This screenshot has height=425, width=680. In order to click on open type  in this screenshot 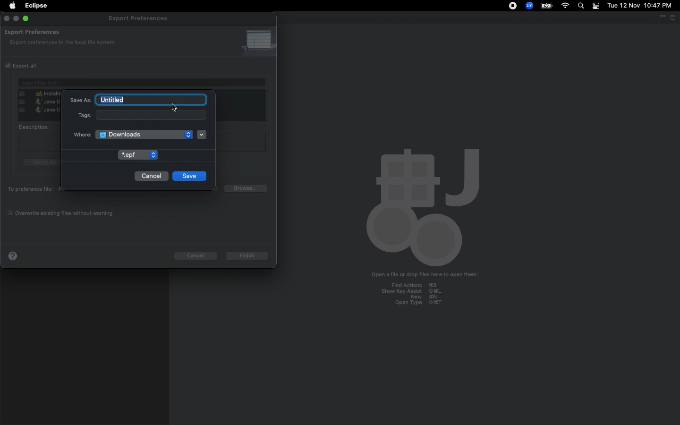, I will do `click(423, 303)`.